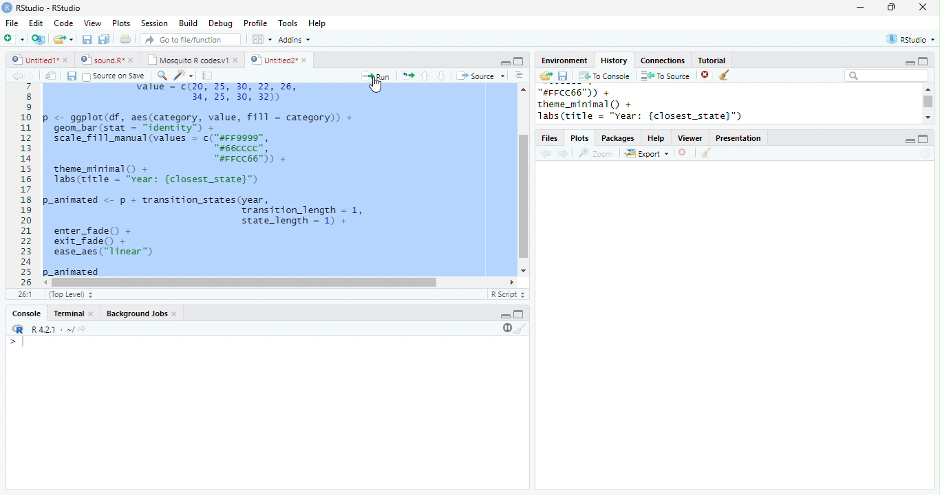 The height and width of the screenshot is (495, 940). I want to click on Console, so click(26, 313).